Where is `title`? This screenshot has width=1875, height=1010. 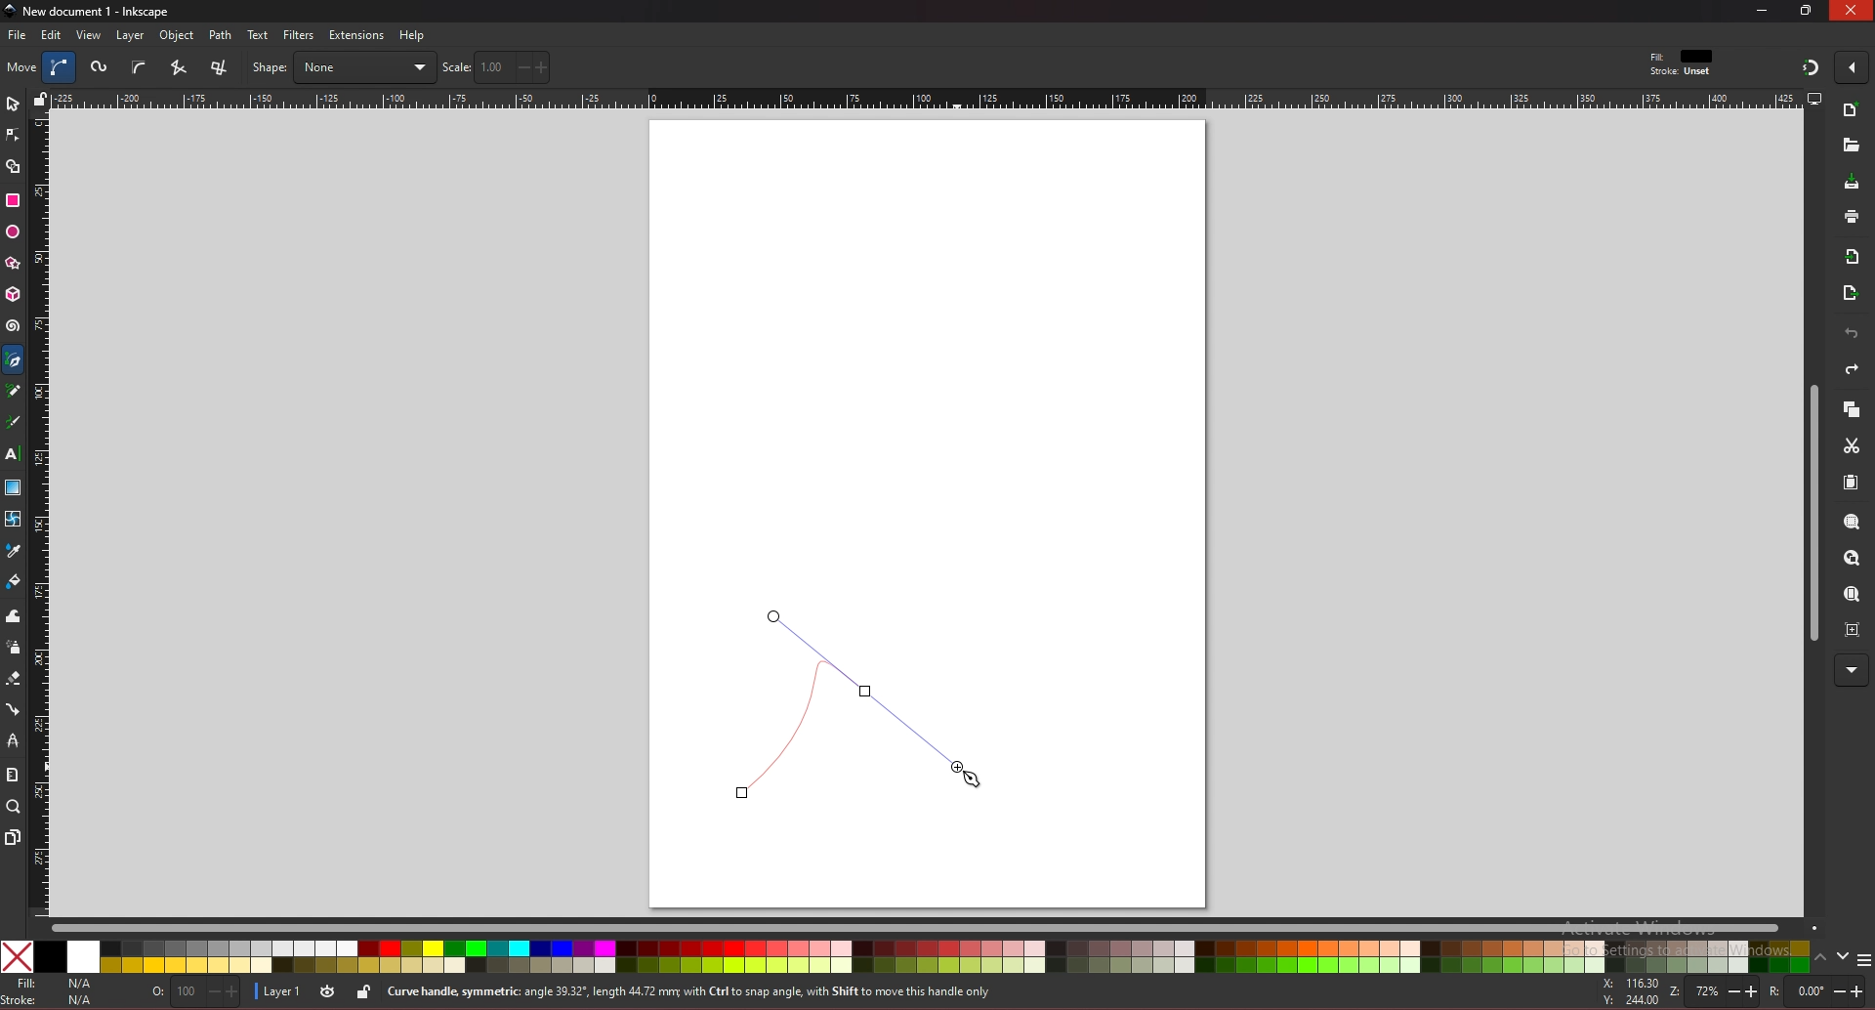 title is located at coordinates (90, 10).